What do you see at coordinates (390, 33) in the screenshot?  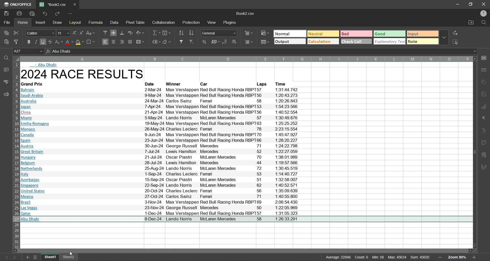 I see `good` at bounding box center [390, 33].